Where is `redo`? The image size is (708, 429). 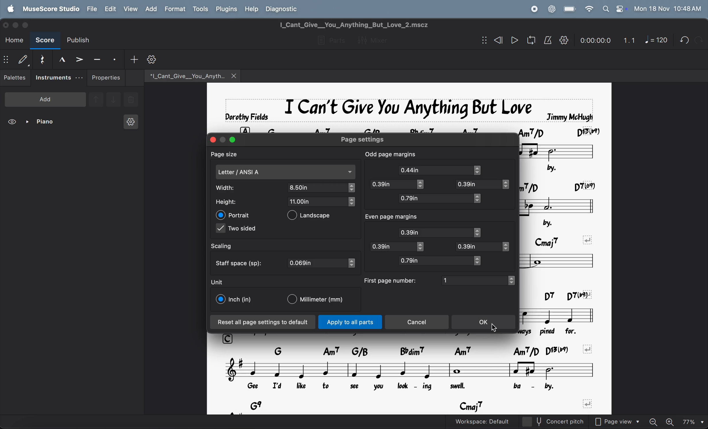 redo is located at coordinates (682, 40).